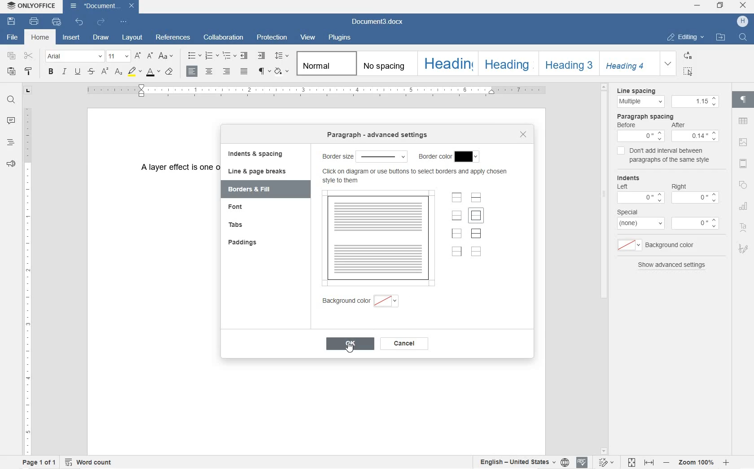  What do you see at coordinates (12, 22) in the screenshot?
I see `SAVE` at bounding box center [12, 22].